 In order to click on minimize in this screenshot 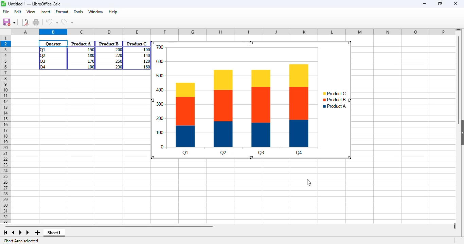, I will do `click(425, 4)`.